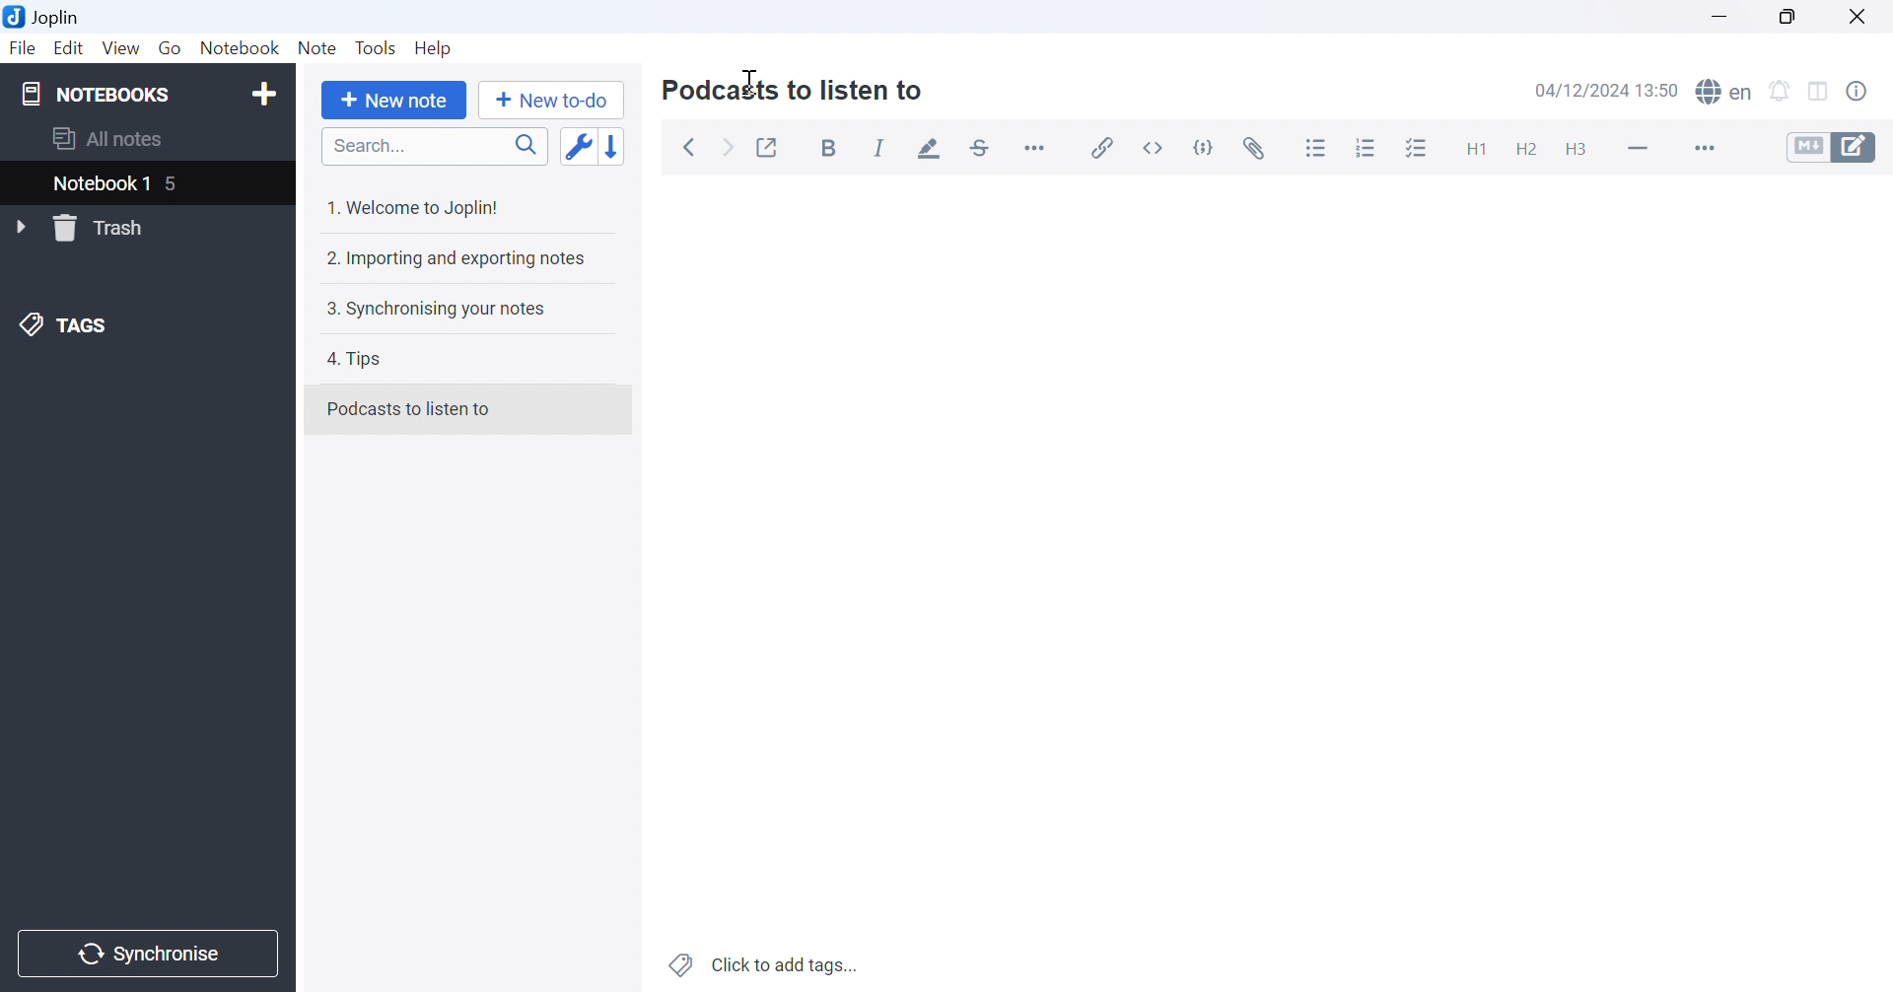  Describe the element at coordinates (151, 955) in the screenshot. I see `Synchronise` at that location.